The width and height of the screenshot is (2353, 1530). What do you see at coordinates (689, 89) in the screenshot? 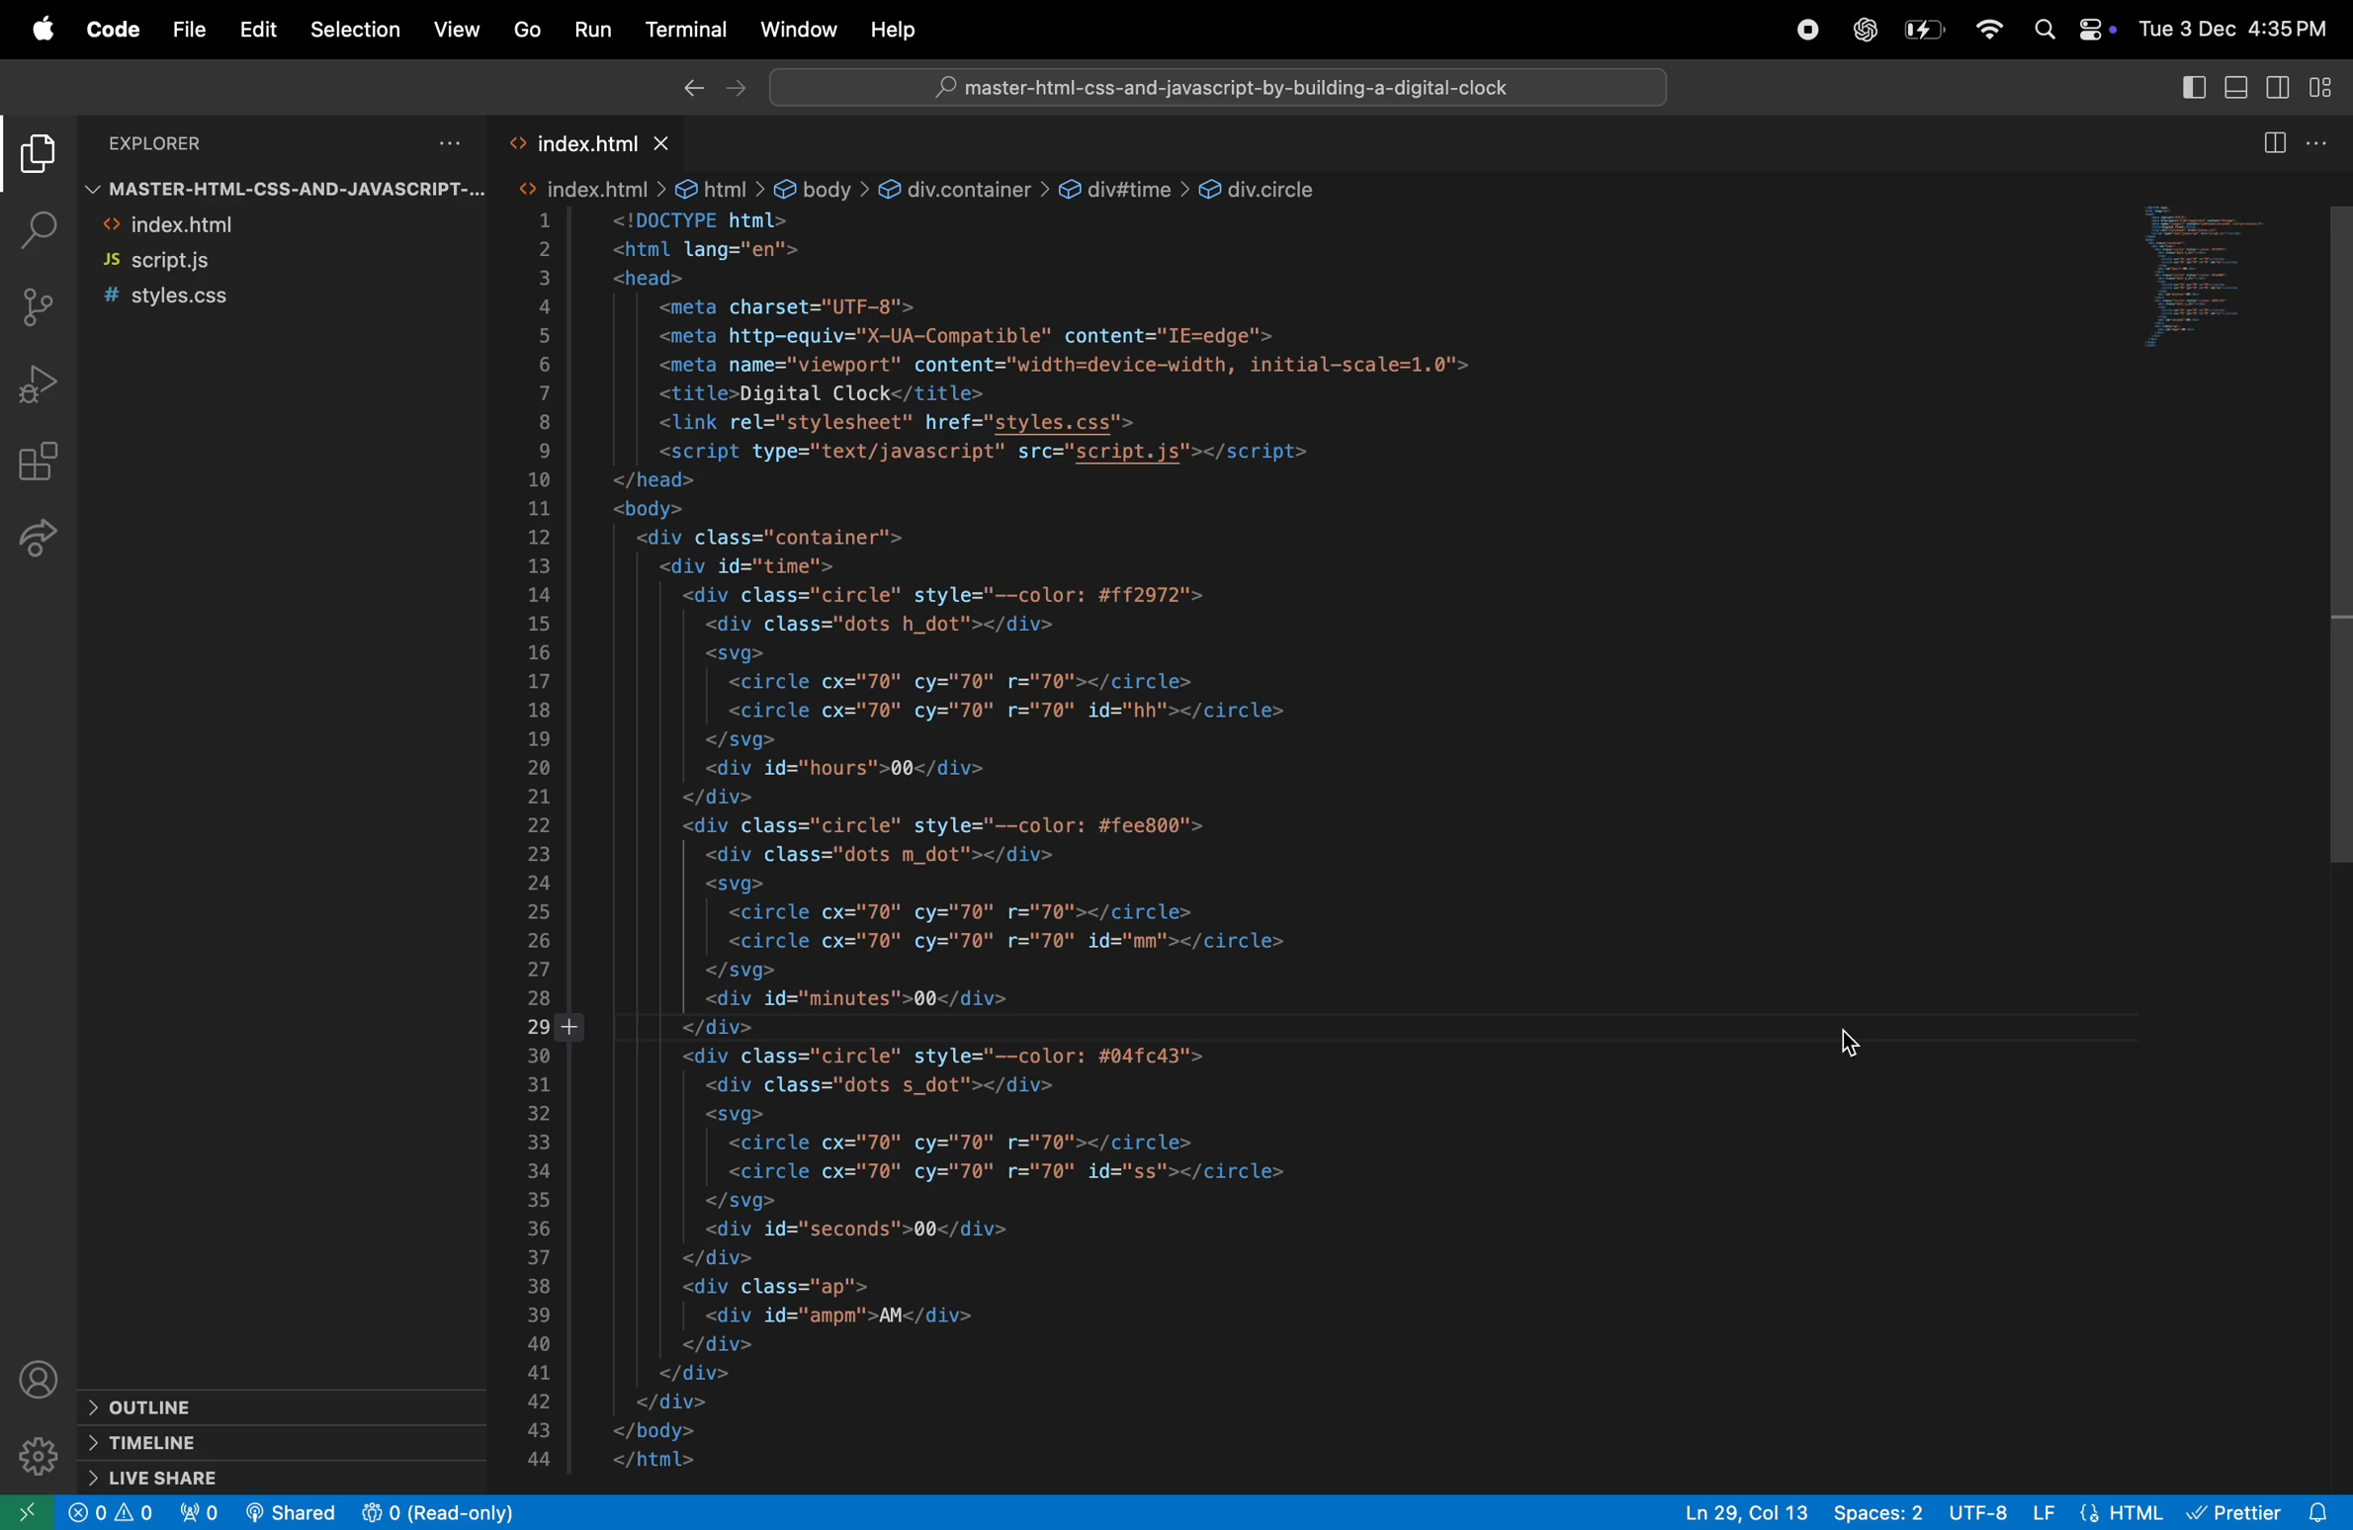
I see `backward` at bounding box center [689, 89].